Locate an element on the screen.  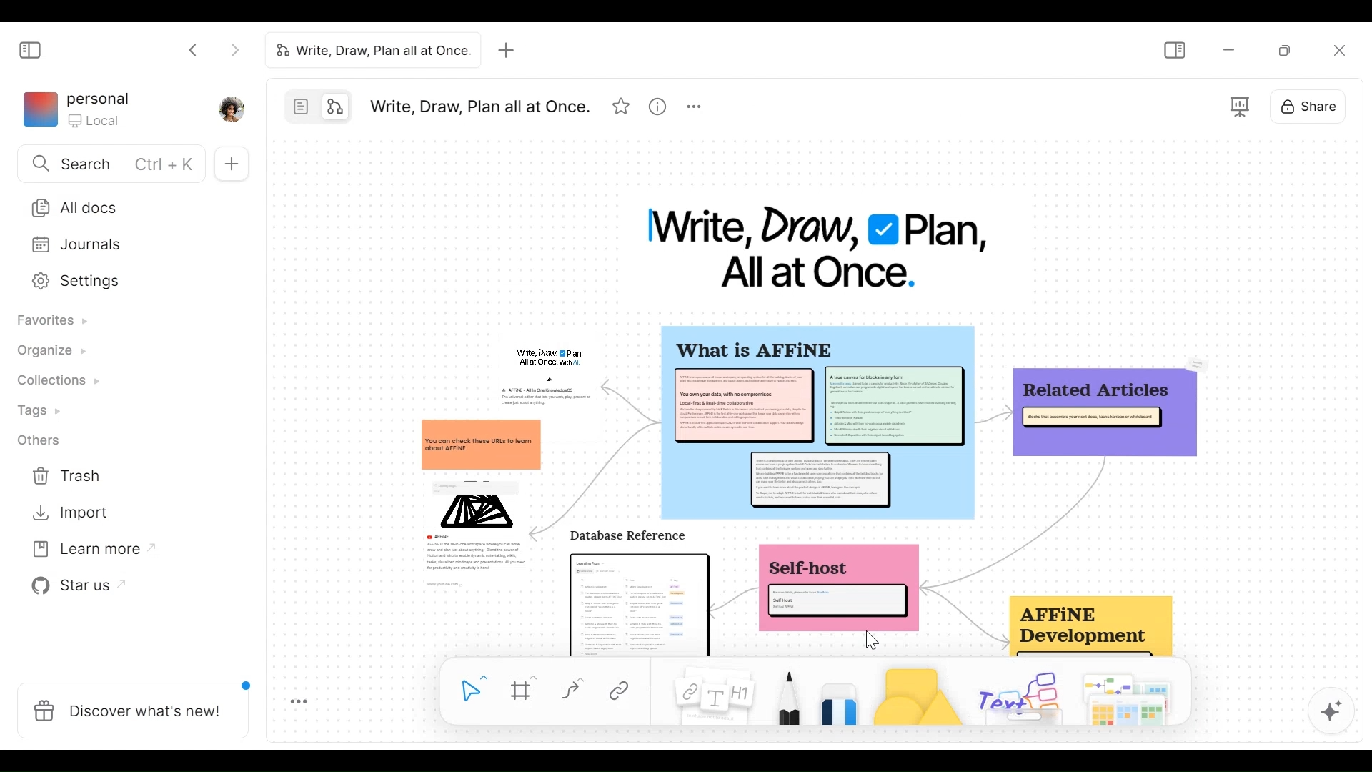
cursor is located at coordinates (870, 641).